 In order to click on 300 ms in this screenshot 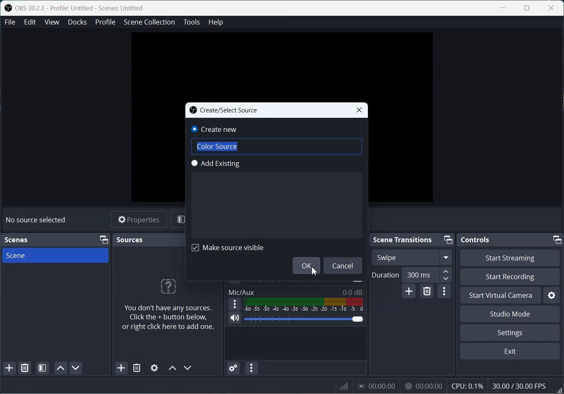, I will do `click(428, 275)`.